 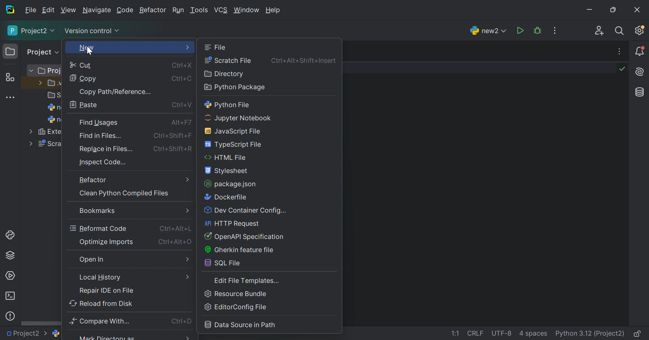 I want to click on S, so click(x=52, y=95).